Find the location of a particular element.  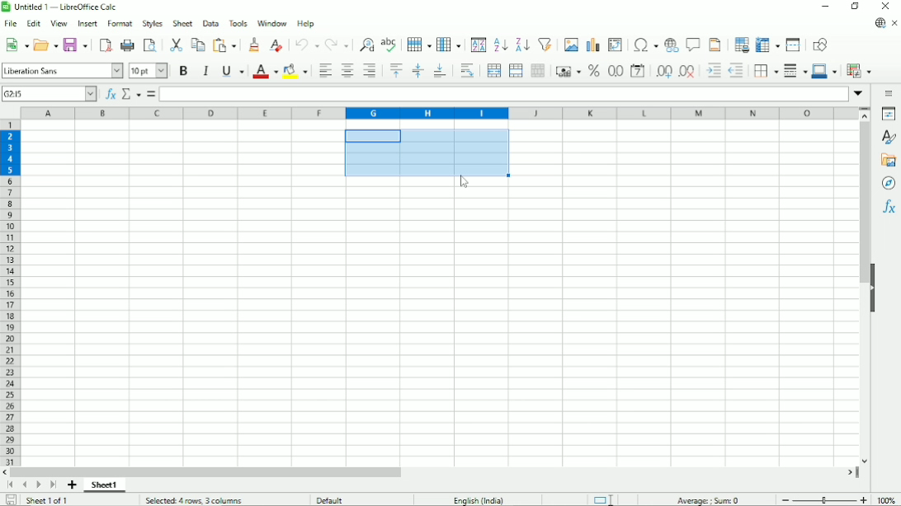

Clone formatting is located at coordinates (254, 45).